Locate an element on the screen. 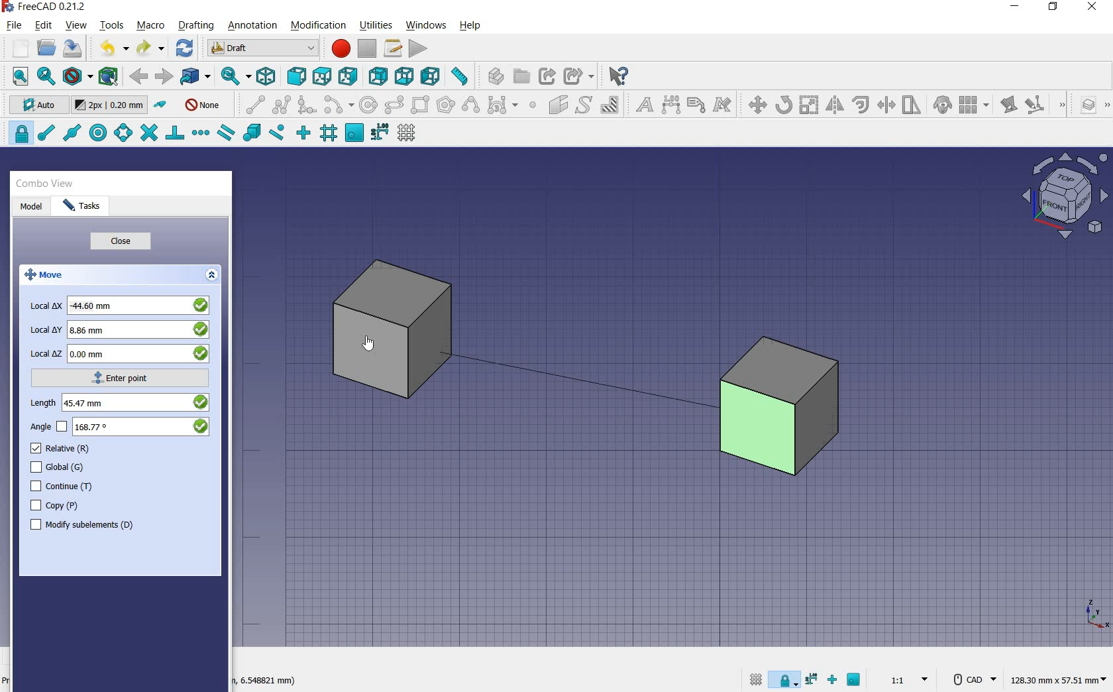  rectangle is located at coordinates (422, 105).